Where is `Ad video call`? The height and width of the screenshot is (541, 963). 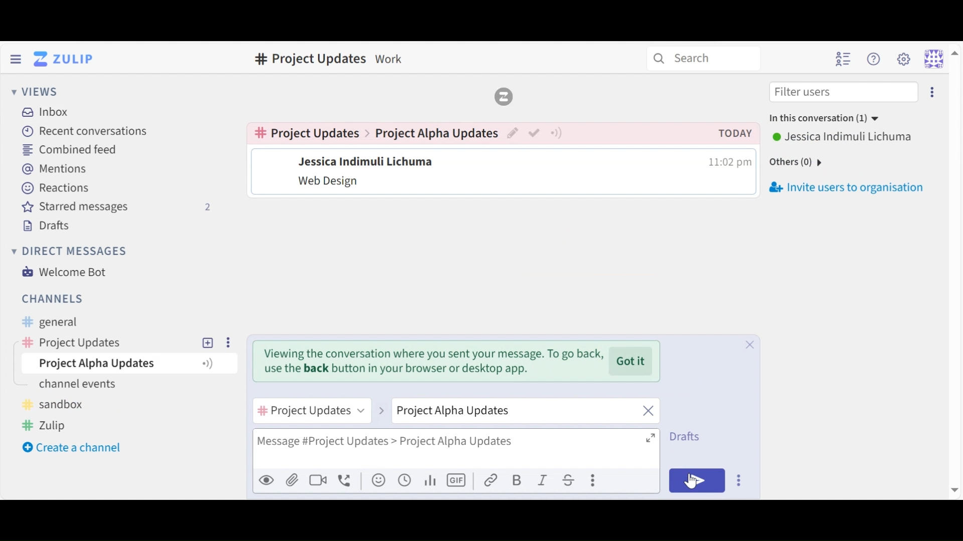 Ad video call is located at coordinates (317, 479).